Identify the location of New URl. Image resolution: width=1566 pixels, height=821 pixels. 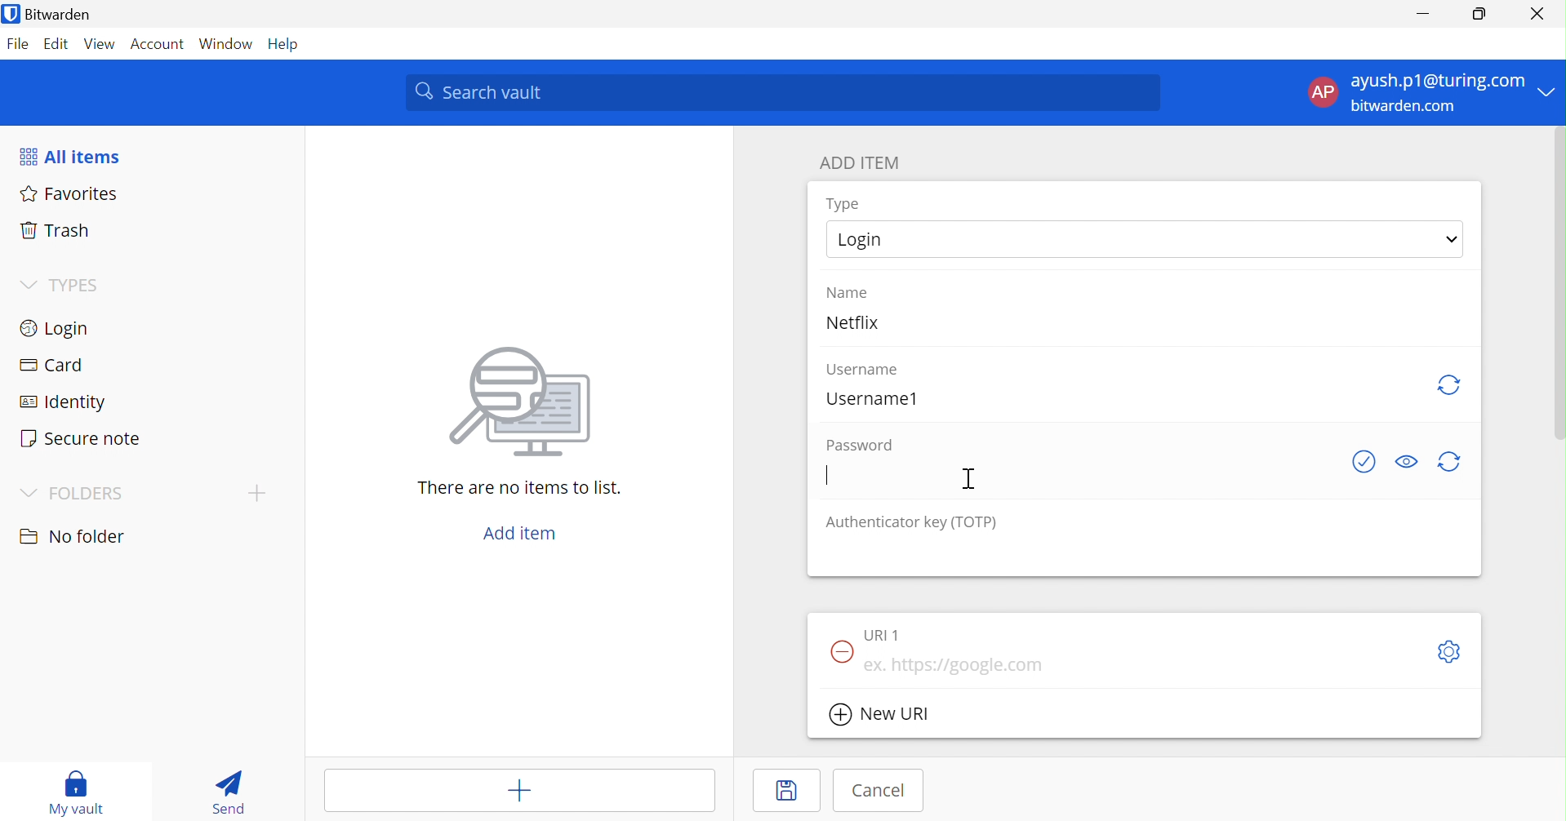
(881, 713).